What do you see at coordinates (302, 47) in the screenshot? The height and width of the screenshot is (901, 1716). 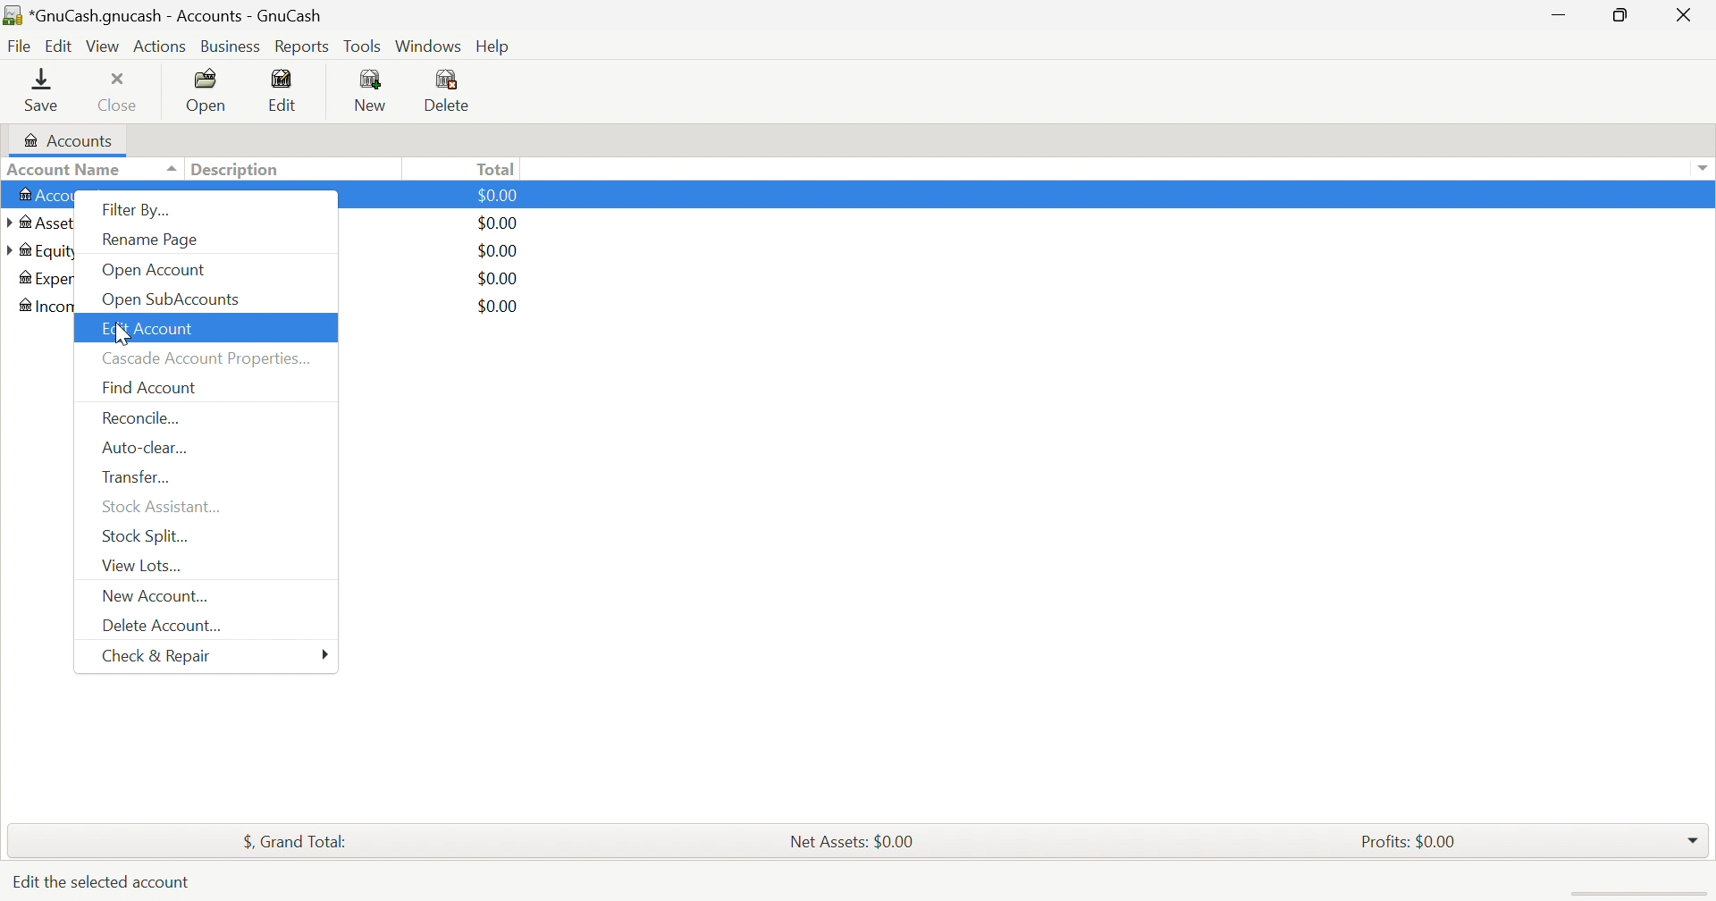 I see `Reports` at bounding box center [302, 47].